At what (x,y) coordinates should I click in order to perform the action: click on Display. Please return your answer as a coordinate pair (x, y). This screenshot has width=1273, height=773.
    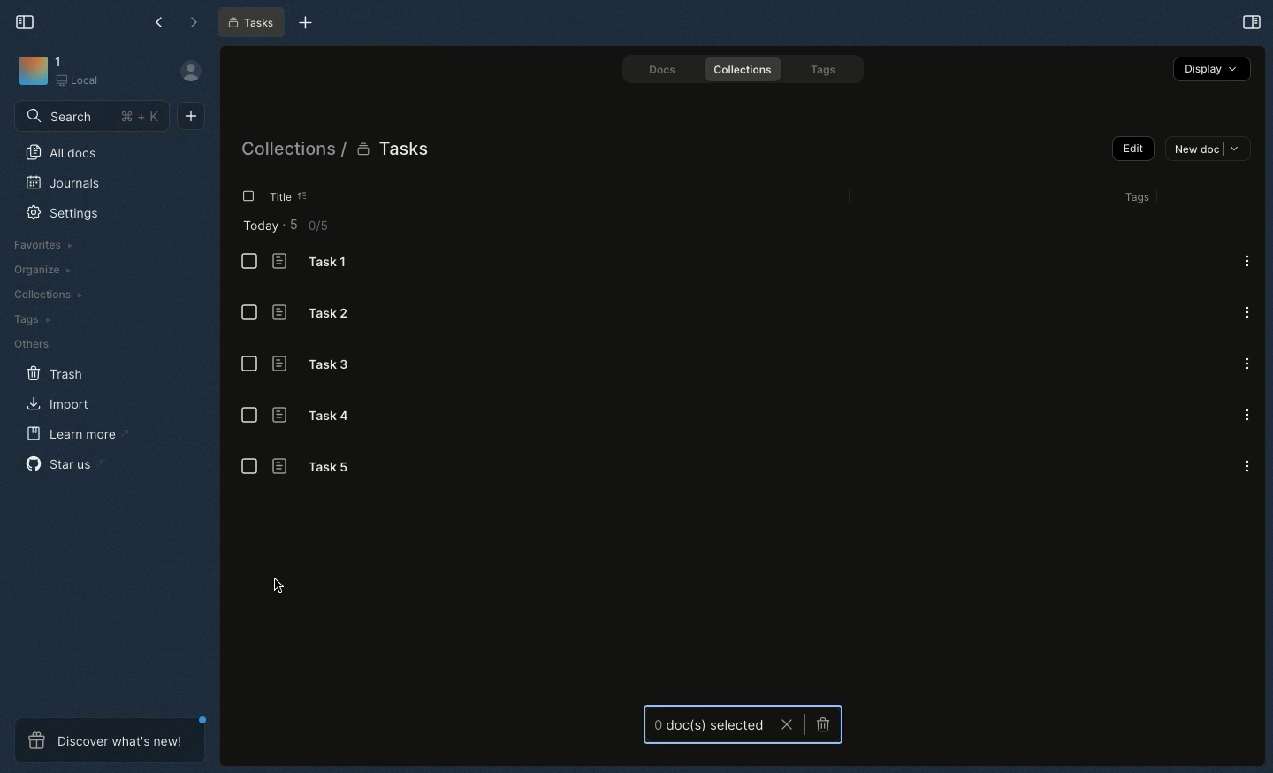
    Looking at the image, I should click on (1212, 69).